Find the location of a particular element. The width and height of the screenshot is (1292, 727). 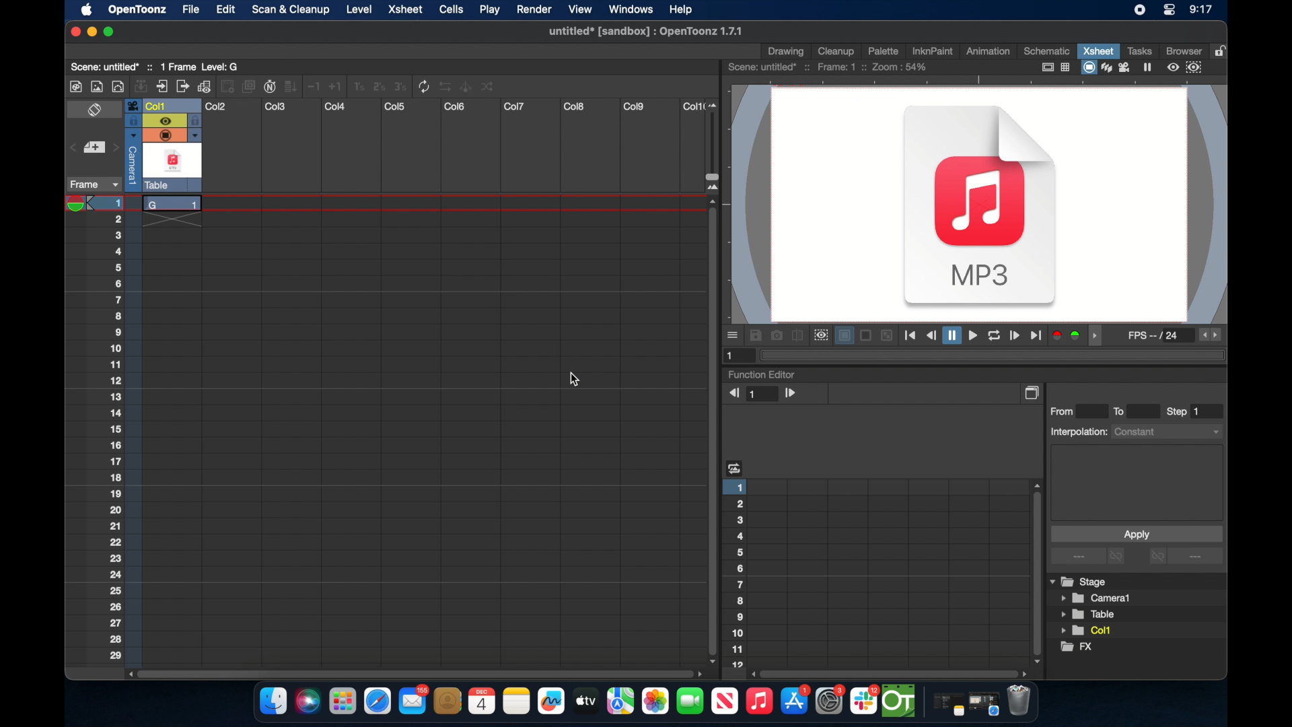

finder is located at coordinates (272, 701).